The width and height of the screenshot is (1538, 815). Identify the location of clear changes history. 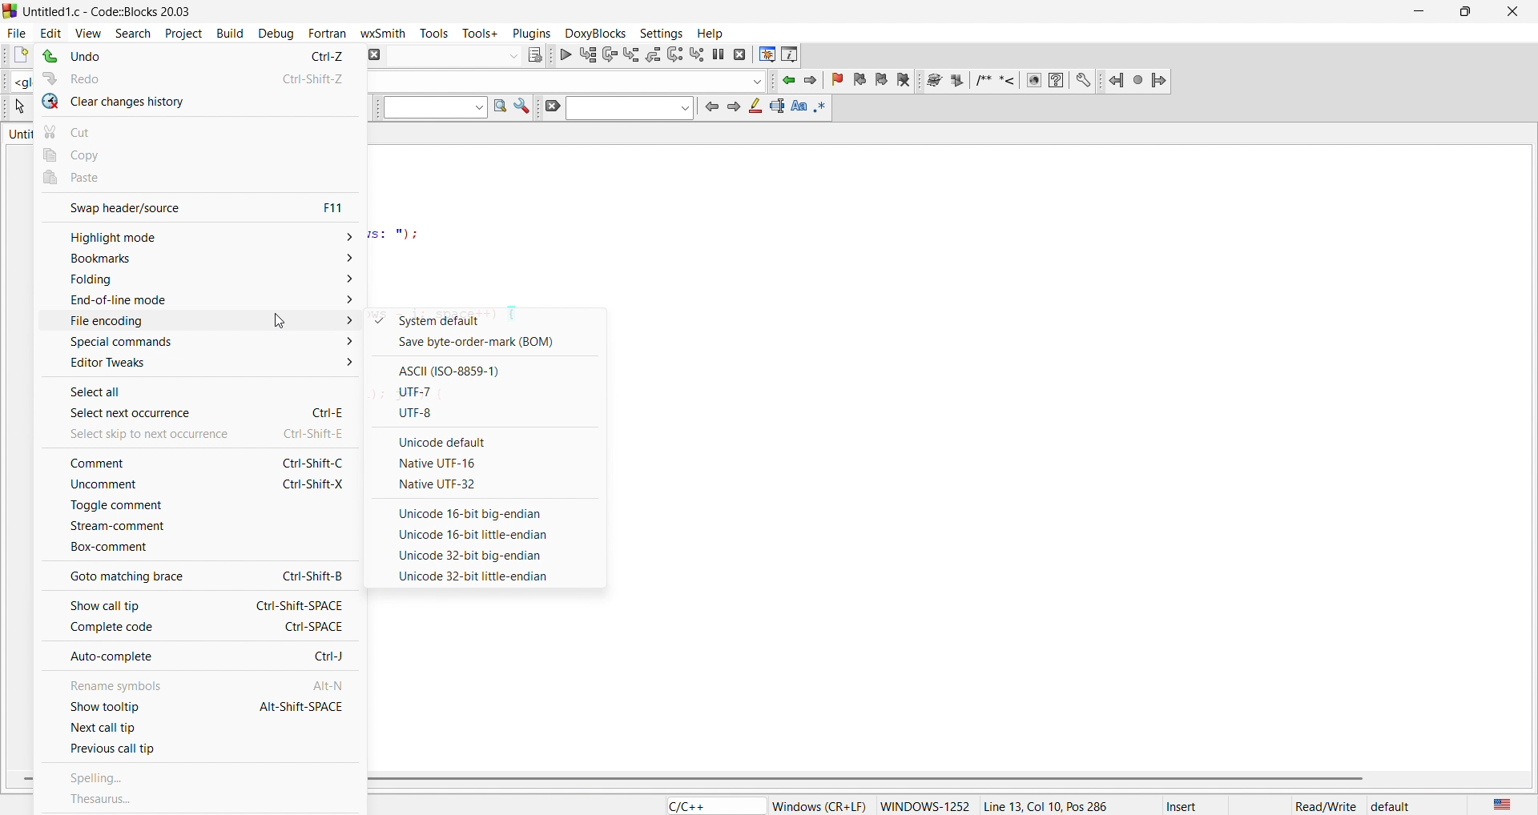
(200, 104).